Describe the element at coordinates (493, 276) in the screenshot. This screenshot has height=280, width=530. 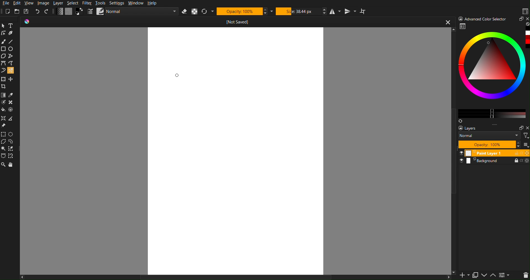
I see `up` at that location.